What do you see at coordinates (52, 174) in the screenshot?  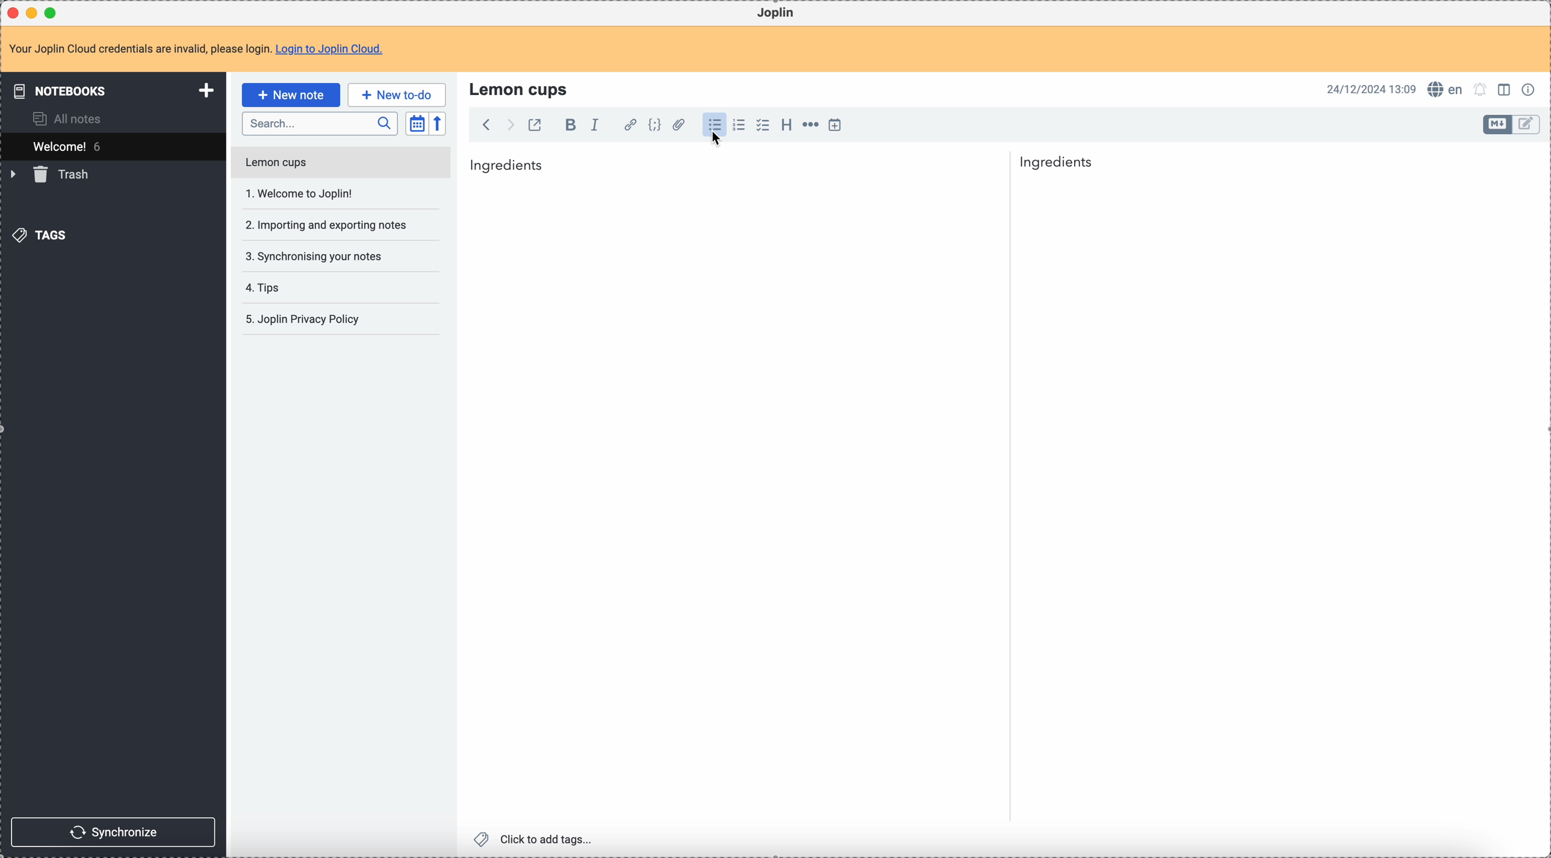 I see `trash` at bounding box center [52, 174].